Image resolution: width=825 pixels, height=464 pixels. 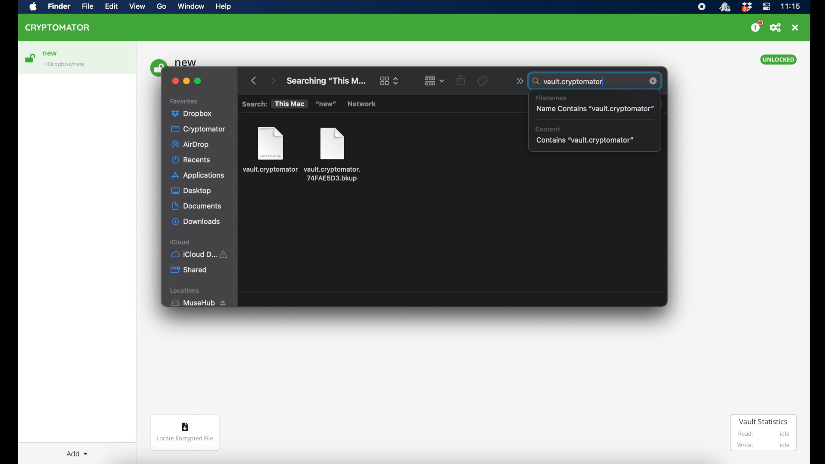 What do you see at coordinates (77, 454) in the screenshot?
I see `add dropdown ` at bounding box center [77, 454].